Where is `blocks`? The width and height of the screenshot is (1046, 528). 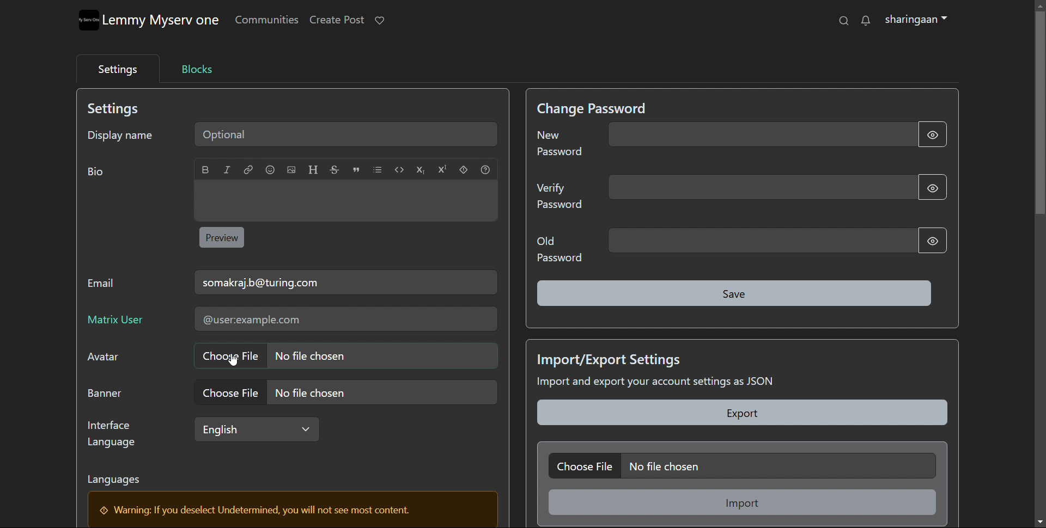
blocks is located at coordinates (197, 69).